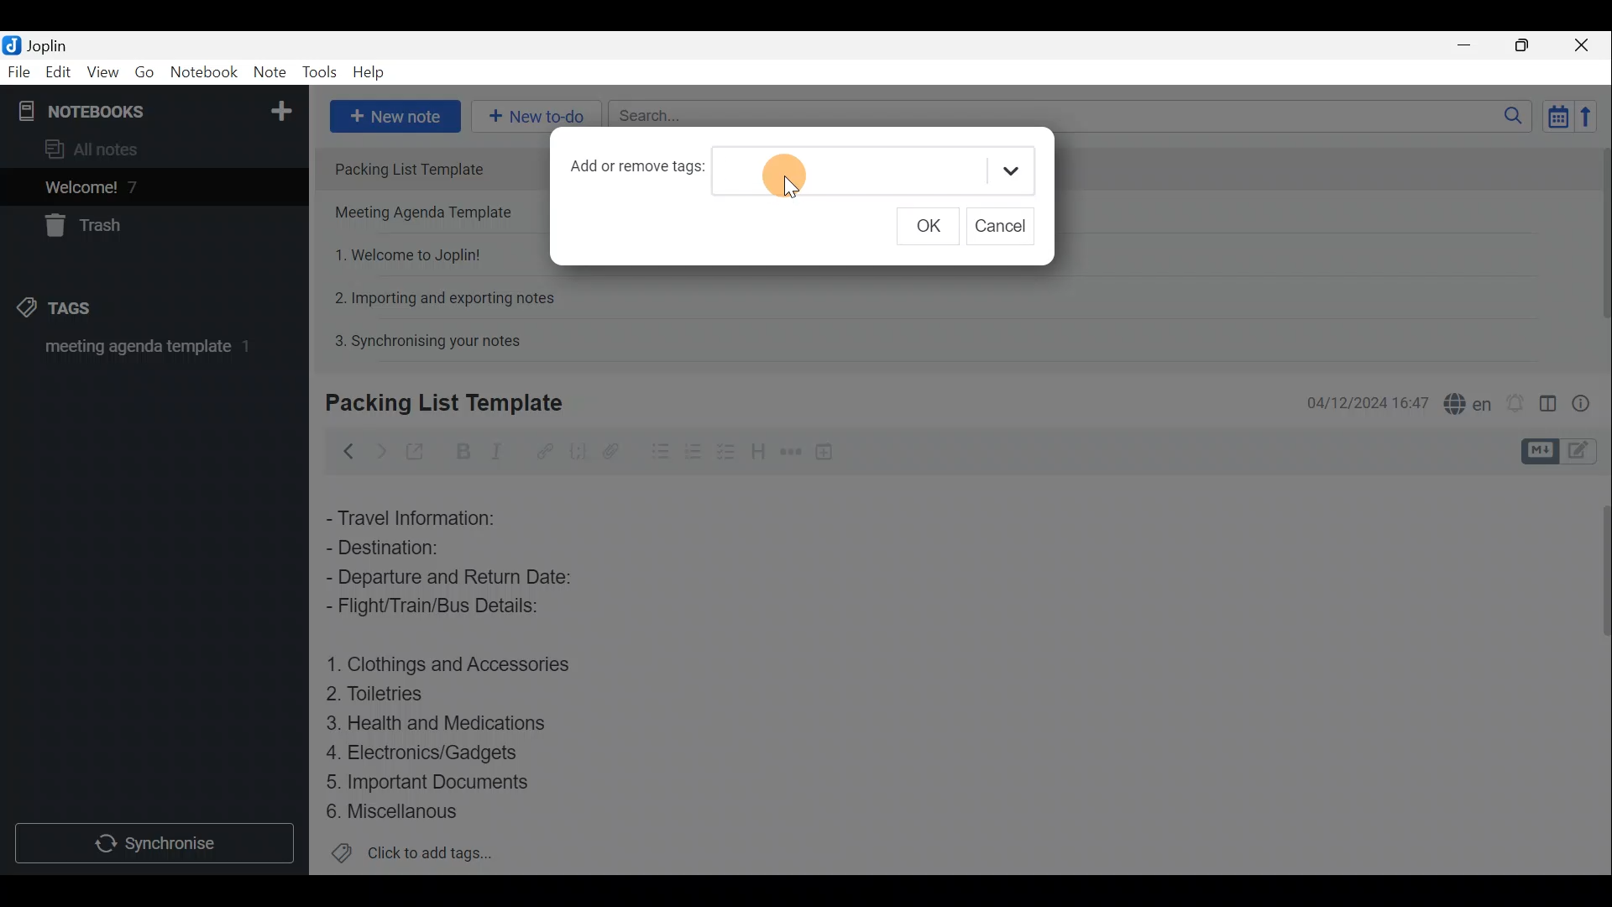 This screenshot has height=907, width=1612. Describe the element at coordinates (371, 74) in the screenshot. I see `Help` at that location.